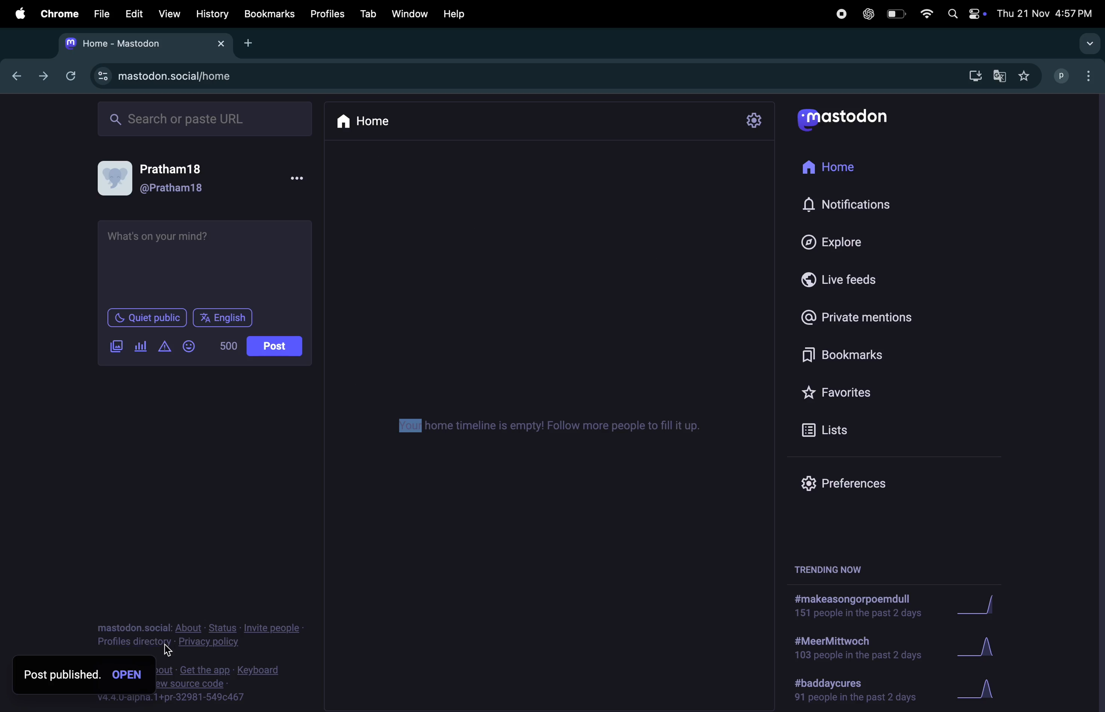 The image size is (1105, 712). What do you see at coordinates (131, 13) in the screenshot?
I see `edit` at bounding box center [131, 13].